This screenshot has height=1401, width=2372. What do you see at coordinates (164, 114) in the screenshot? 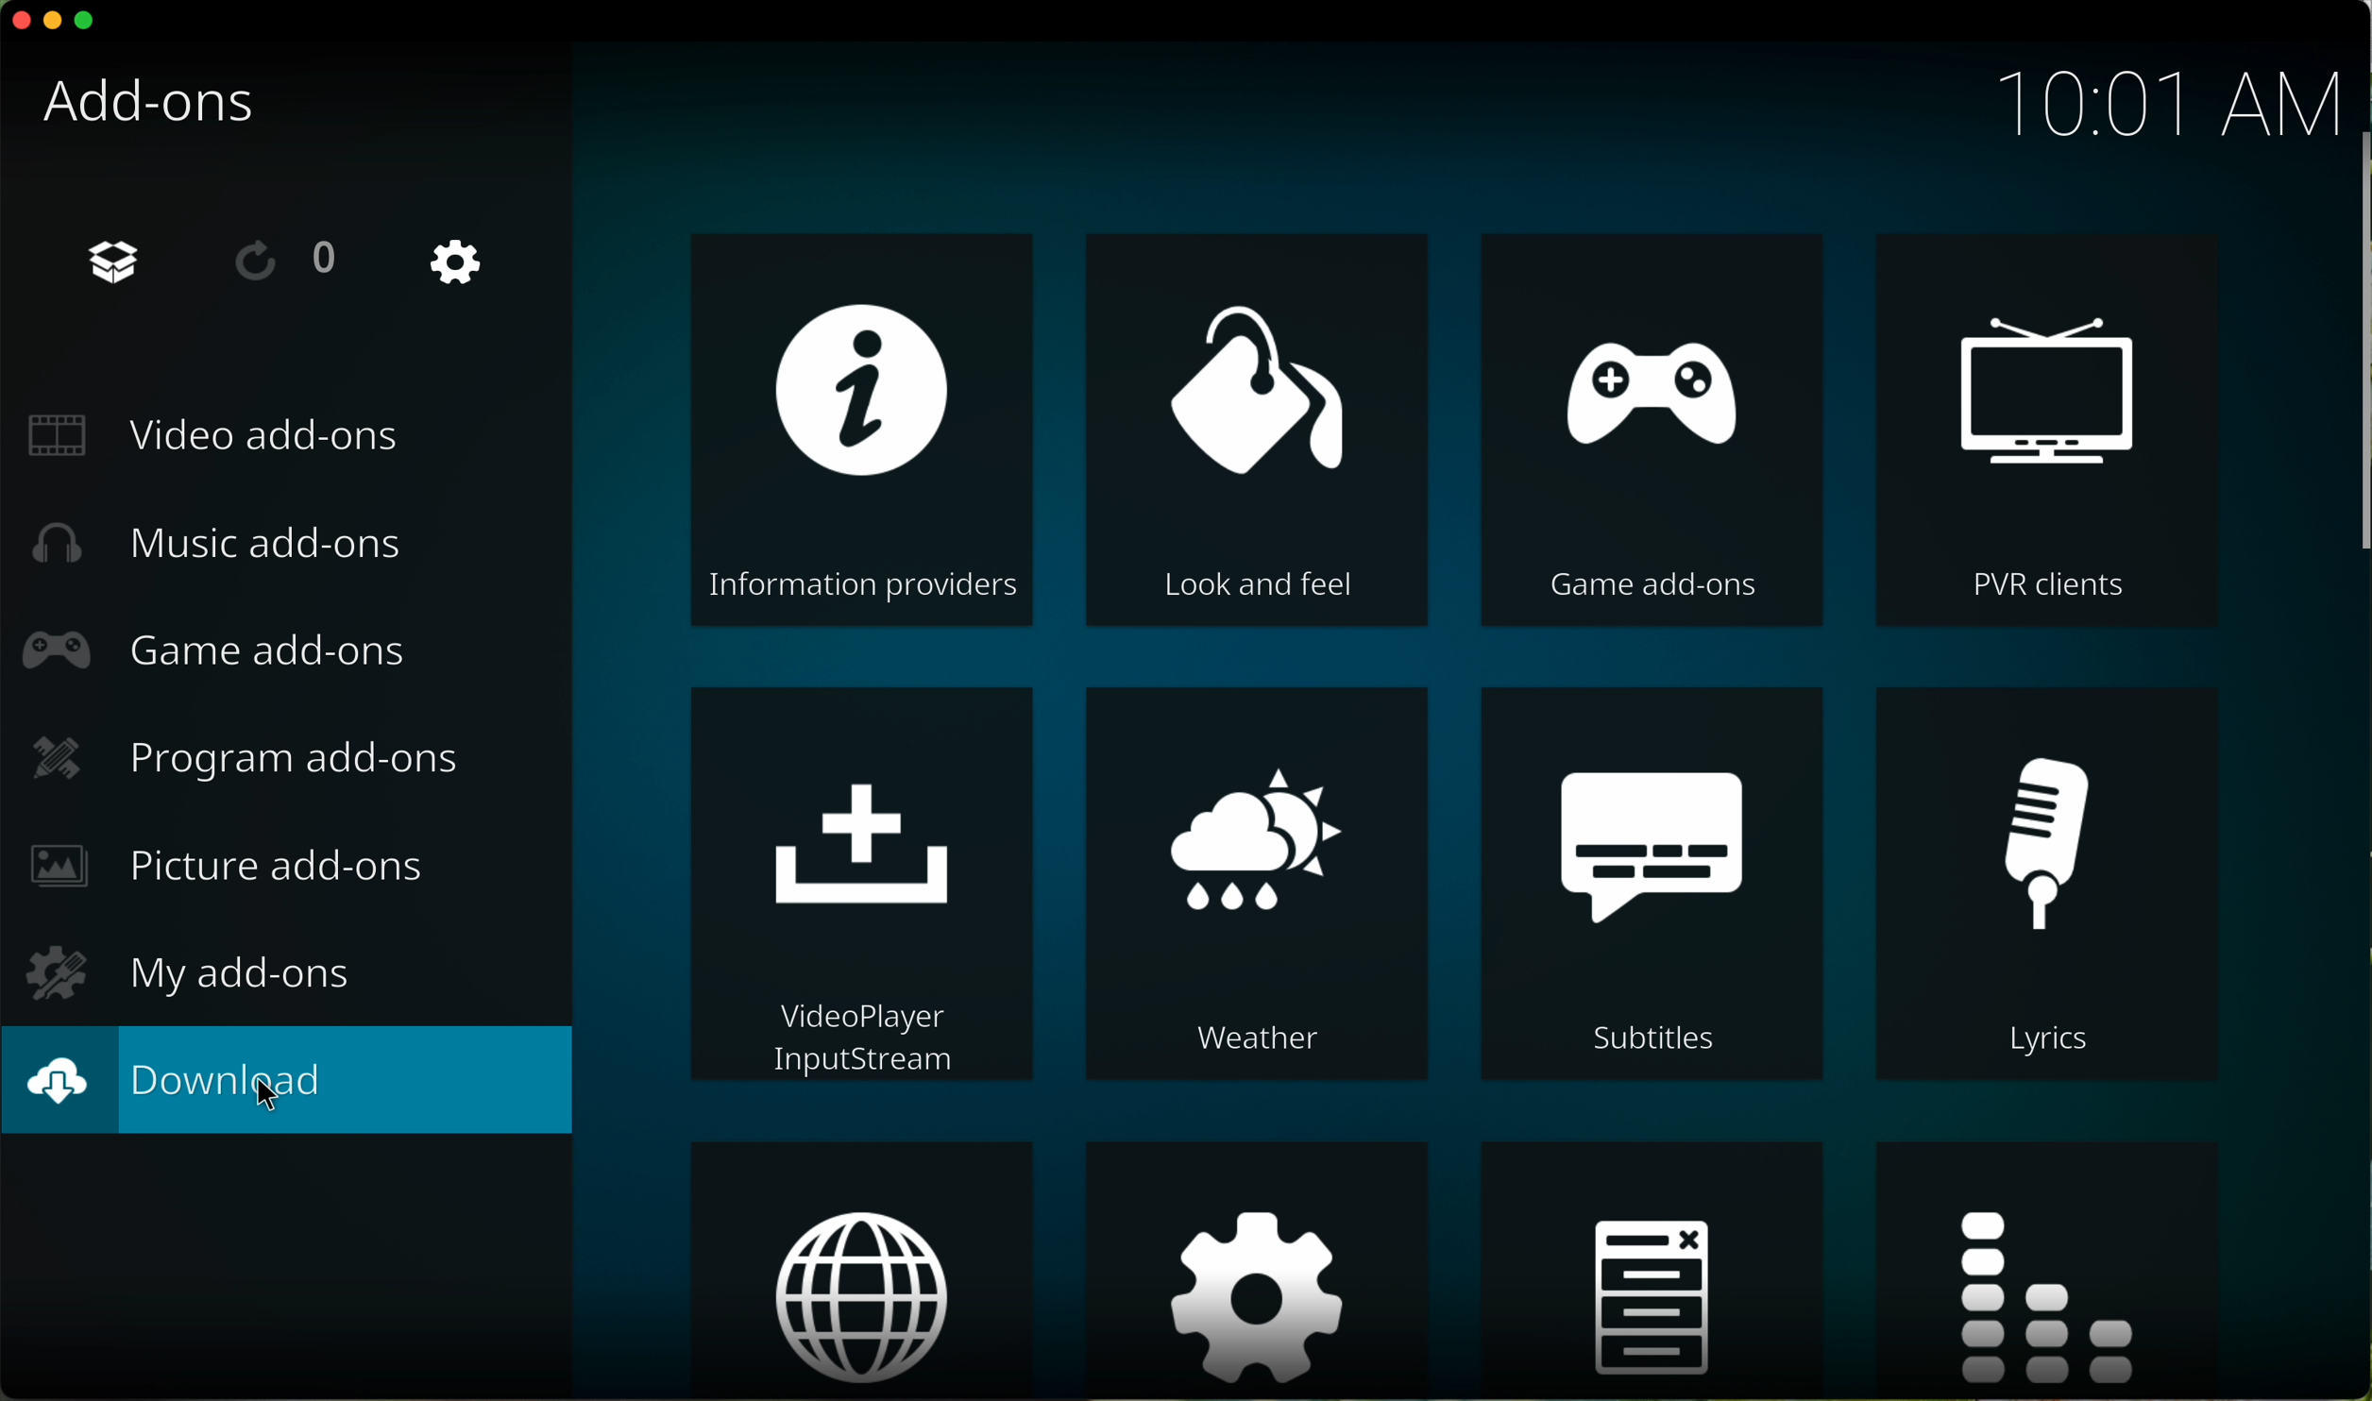
I see `add-ons` at bounding box center [164, 114].